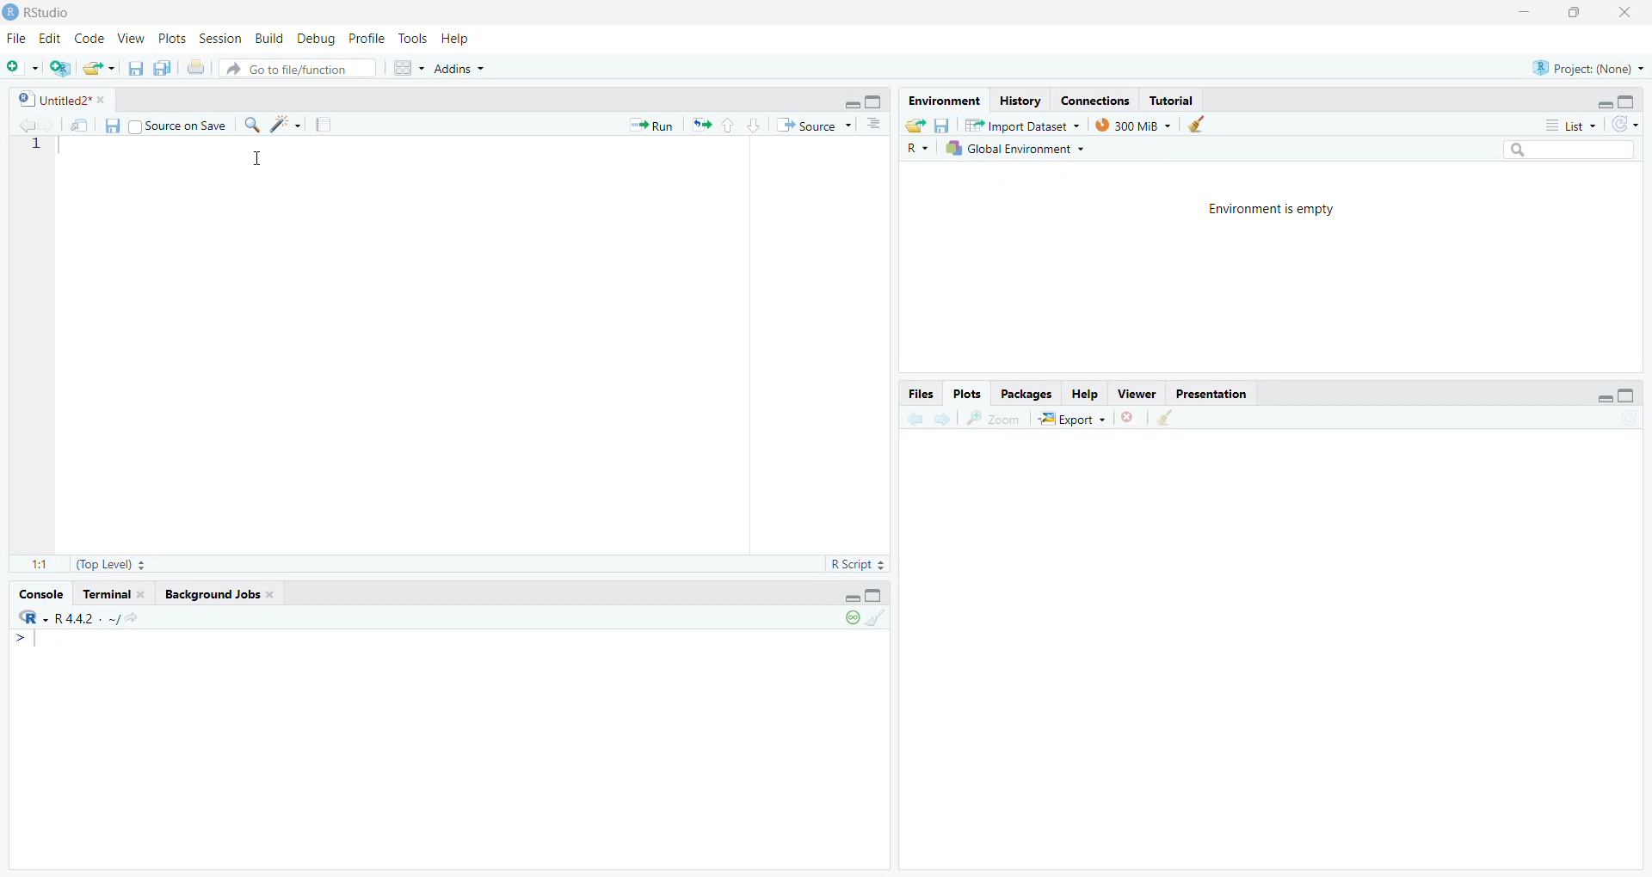 The height and width of the screenshot is (877, 1652). Describe the element at coordinates (1630, 101) in the screenshot. I see `hide console` at that location.